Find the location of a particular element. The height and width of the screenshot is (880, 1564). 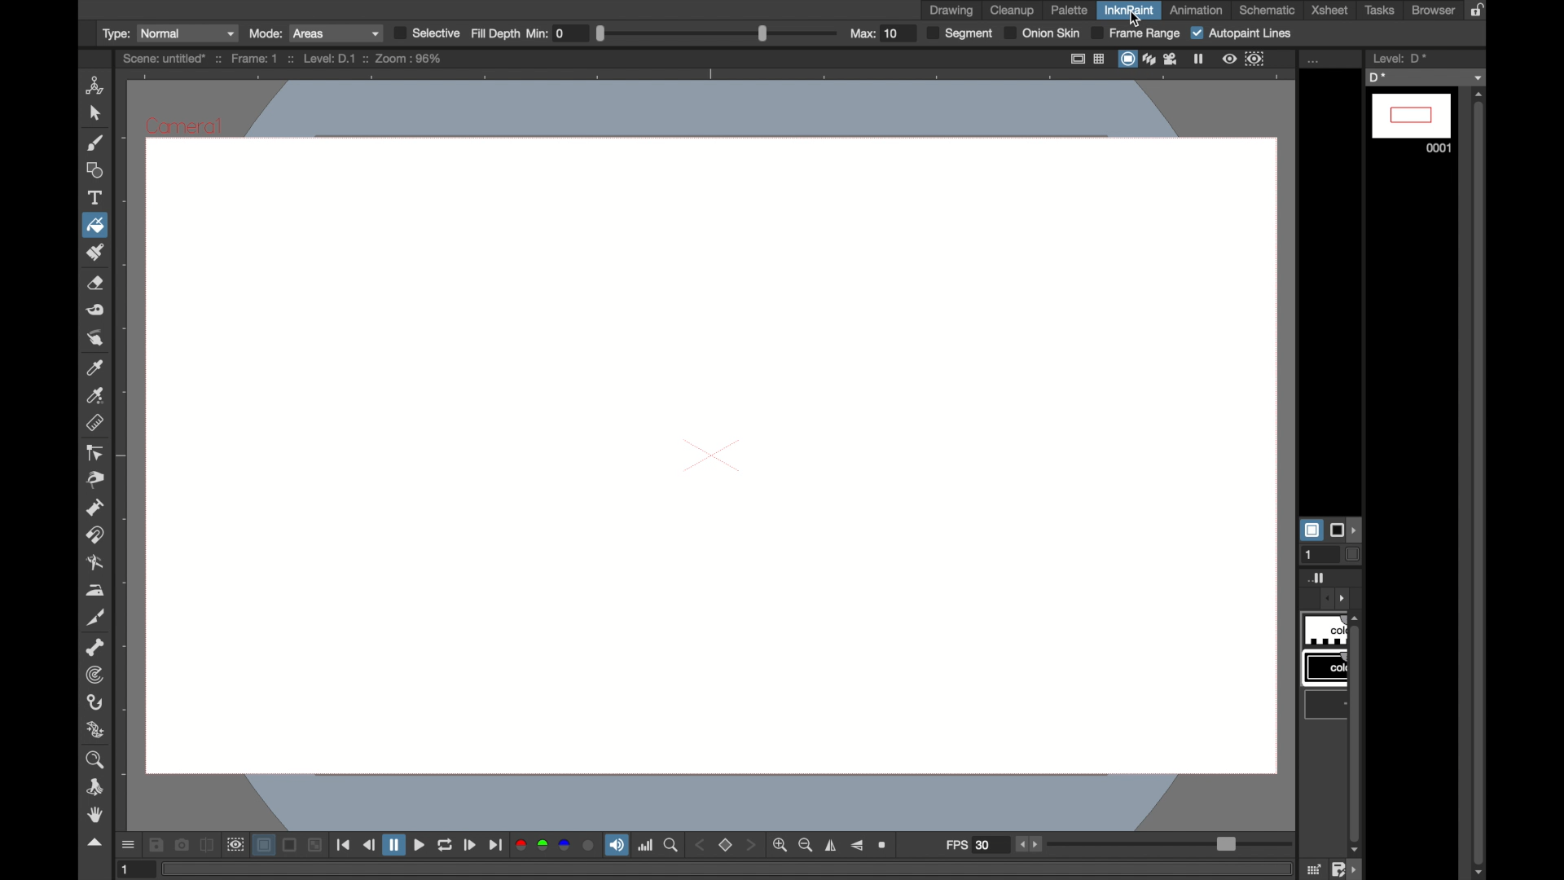

max is located at coordinates (874, 33).